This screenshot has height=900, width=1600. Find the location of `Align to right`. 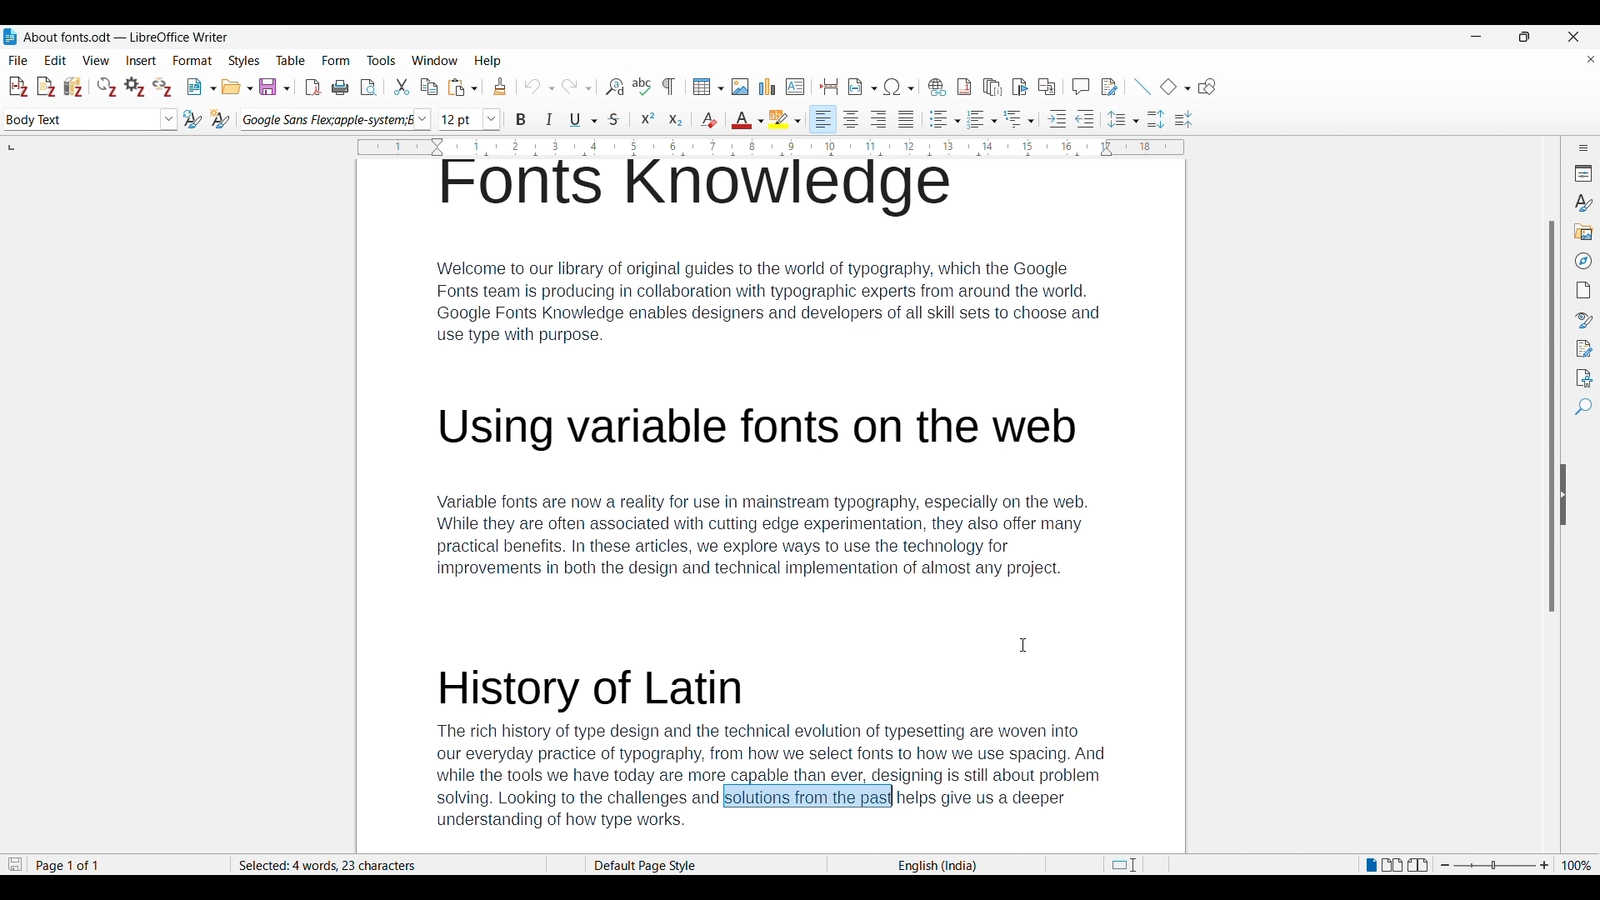

Align to right is located at coordinates (879, 119).